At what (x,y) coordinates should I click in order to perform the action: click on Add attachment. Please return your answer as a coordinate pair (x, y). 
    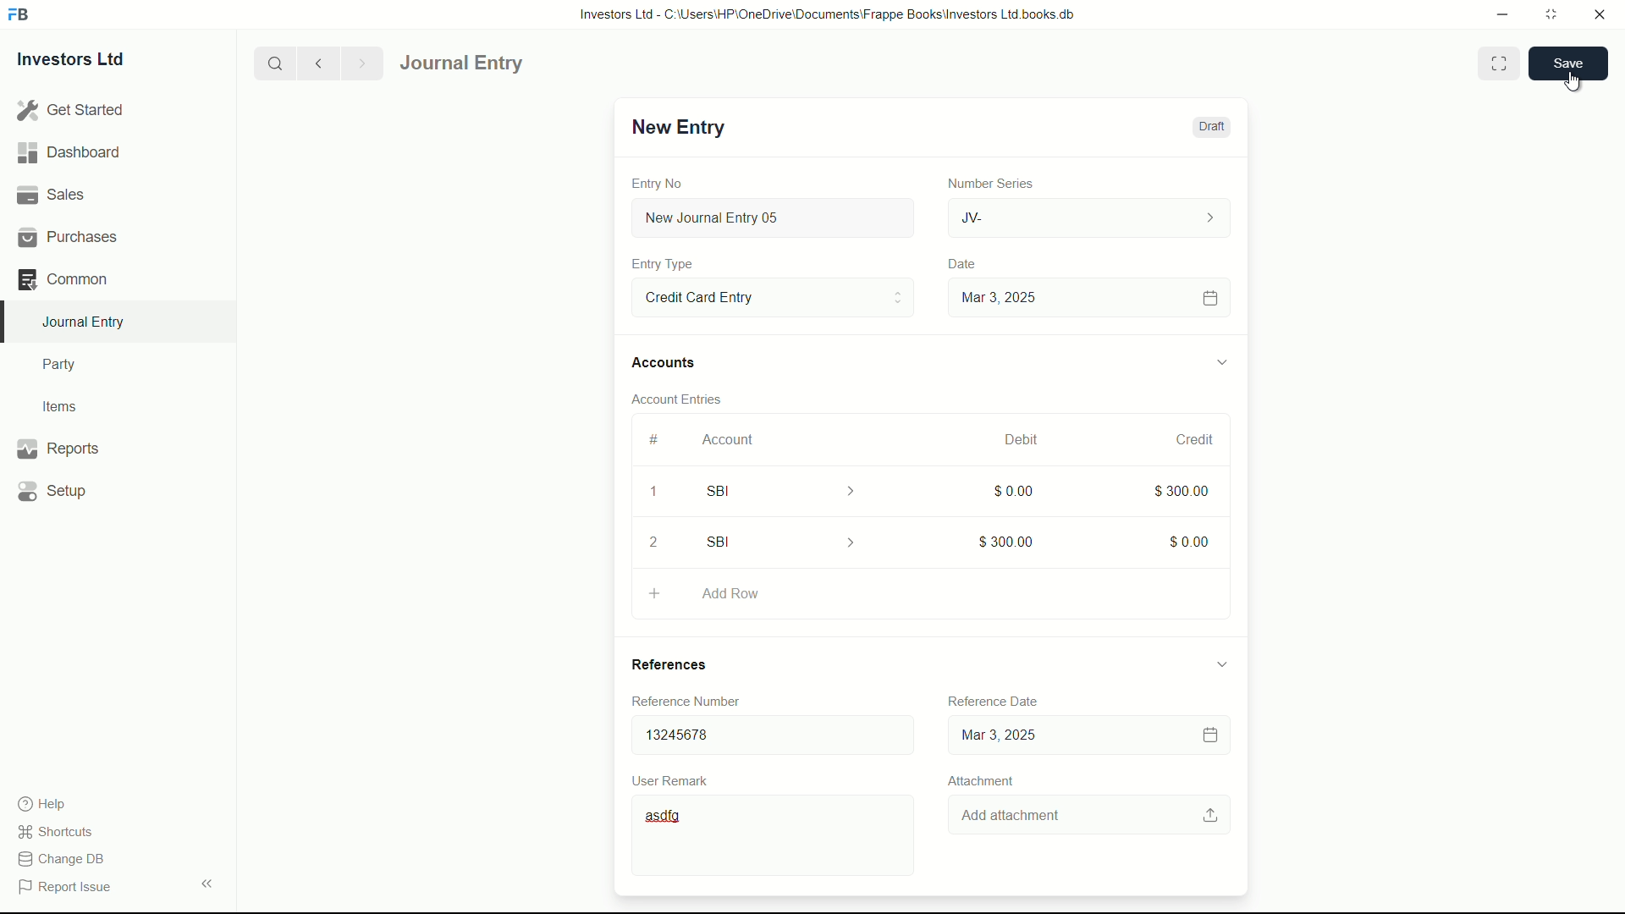
    Looking at the image, I should click on (1091, 816).